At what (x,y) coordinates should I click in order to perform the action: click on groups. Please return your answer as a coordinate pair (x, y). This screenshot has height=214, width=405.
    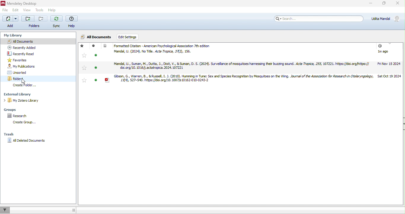
    Looking at the image, I should click on (18, 110).